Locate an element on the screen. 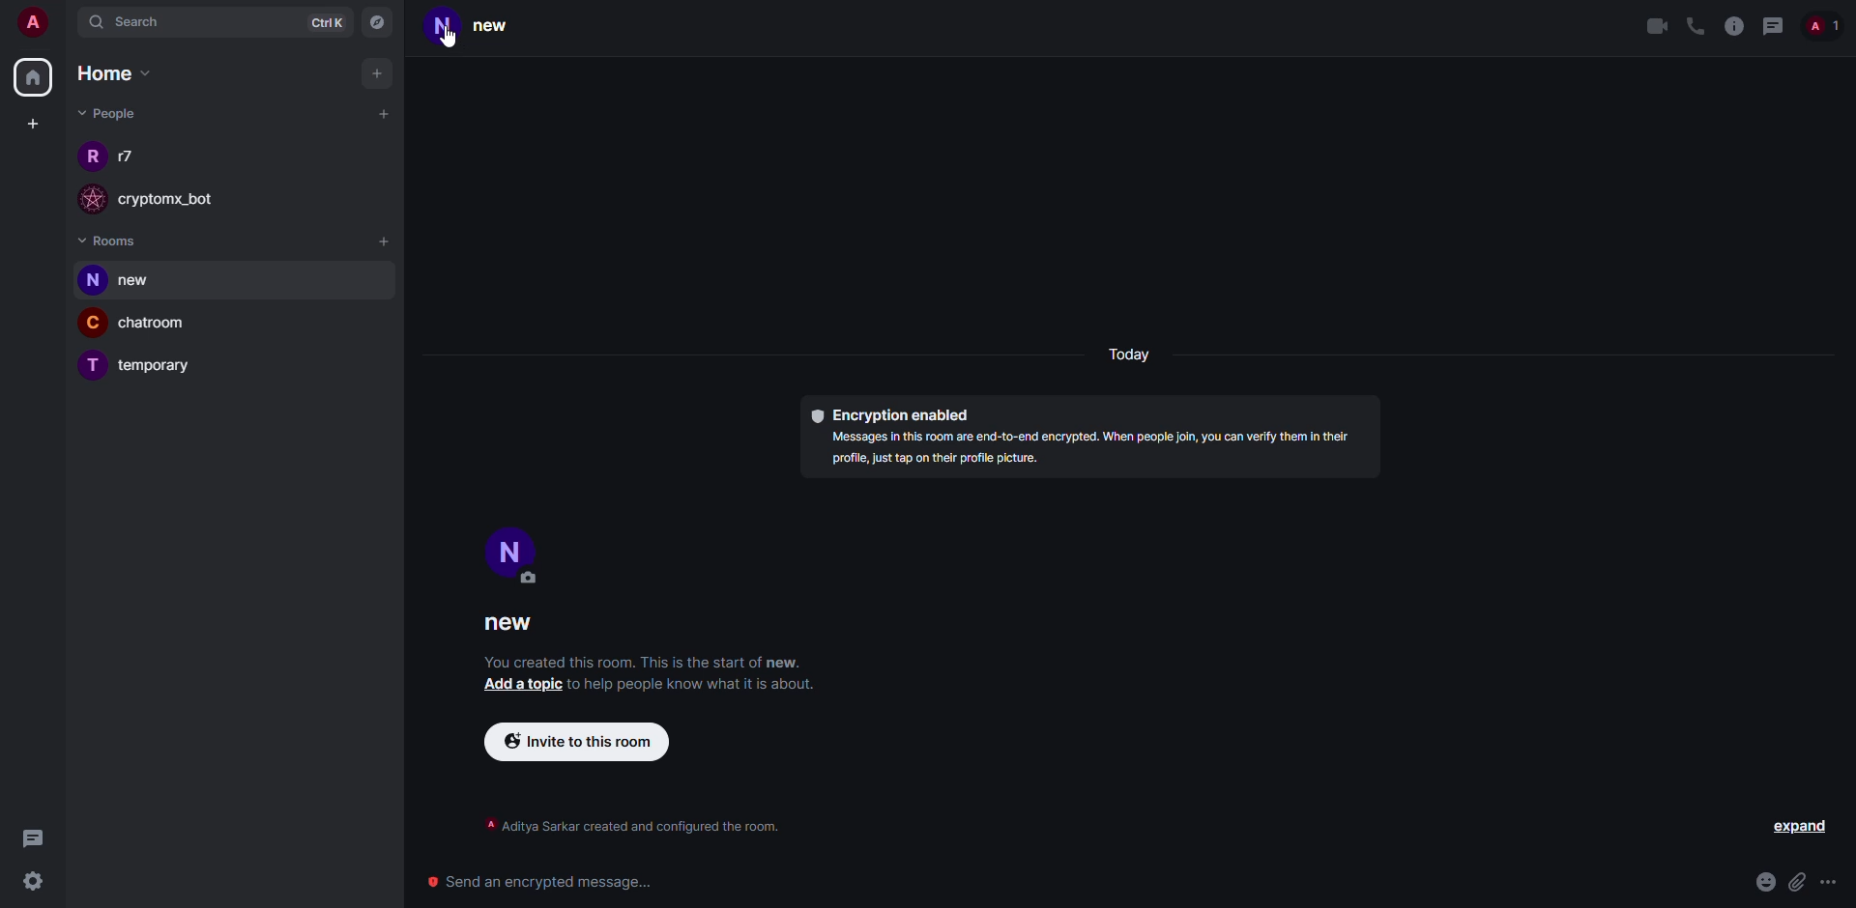 Image resolution: width=1856 pixels, height=908 pixels. people is located at coordinates (105, 113).